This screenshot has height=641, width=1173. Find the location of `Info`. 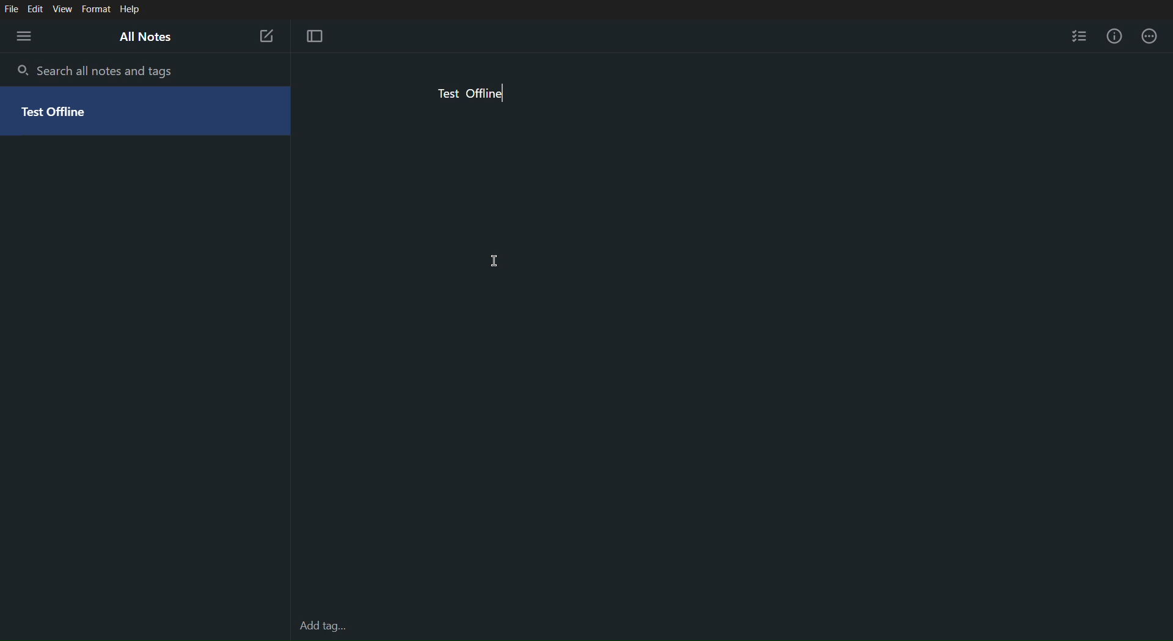

Info is located at coordinates (1114, 38).